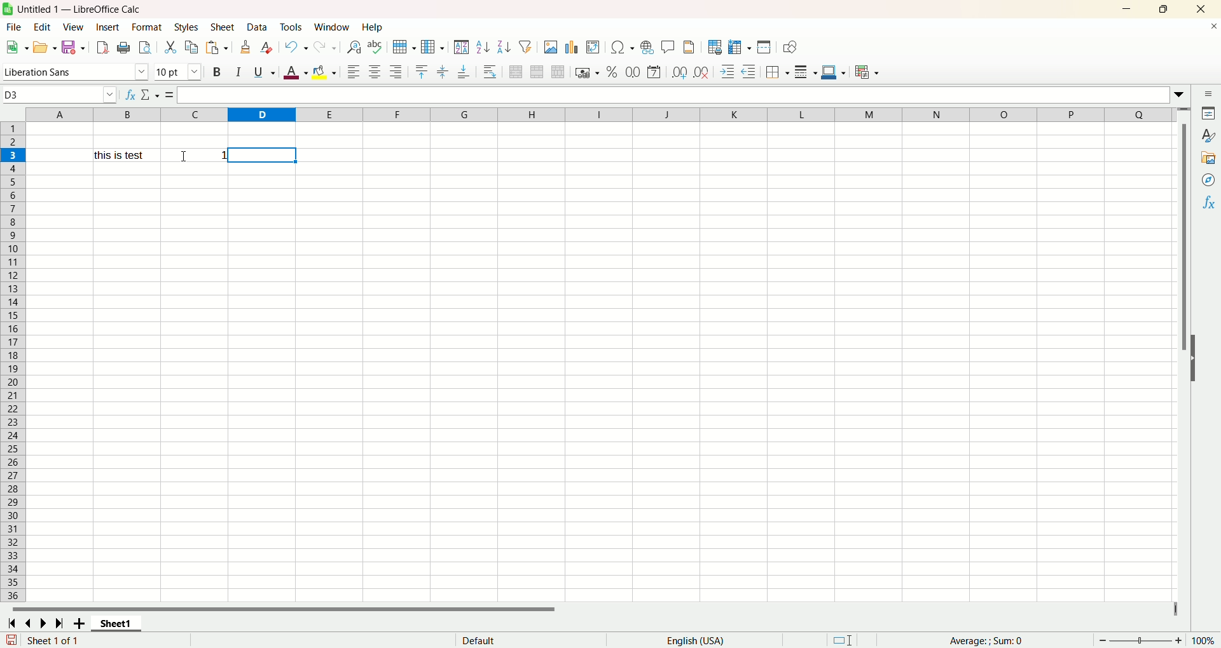 The image size is (1221, 648). What do you see at coordinates (700, 640) in the screenshot?
I see `English(USA)` at bounding box center [700, 640].